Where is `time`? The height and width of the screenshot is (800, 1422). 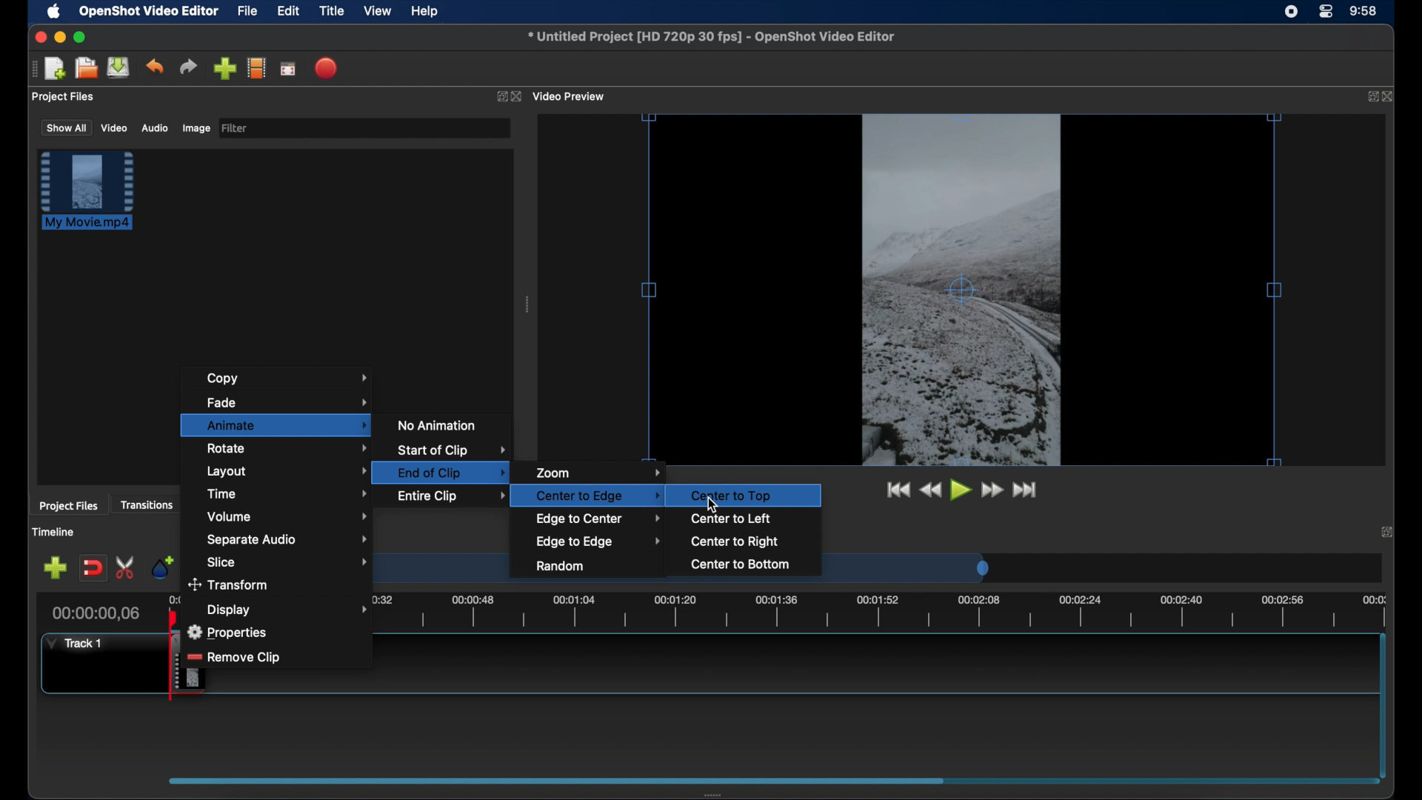 time is located at coordinates (1364, 12).